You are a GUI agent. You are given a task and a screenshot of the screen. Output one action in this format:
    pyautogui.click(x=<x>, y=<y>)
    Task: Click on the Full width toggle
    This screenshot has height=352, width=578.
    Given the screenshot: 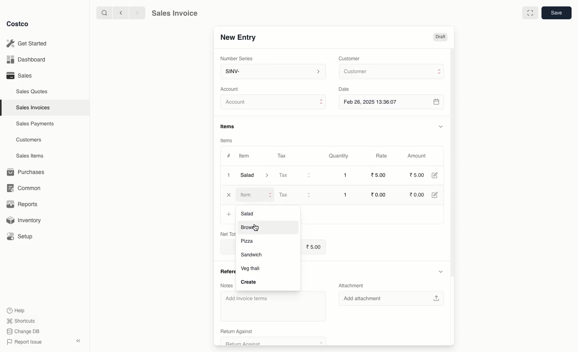 What is the action you would take?
    pyautogui.click(x=529, y=13)
    